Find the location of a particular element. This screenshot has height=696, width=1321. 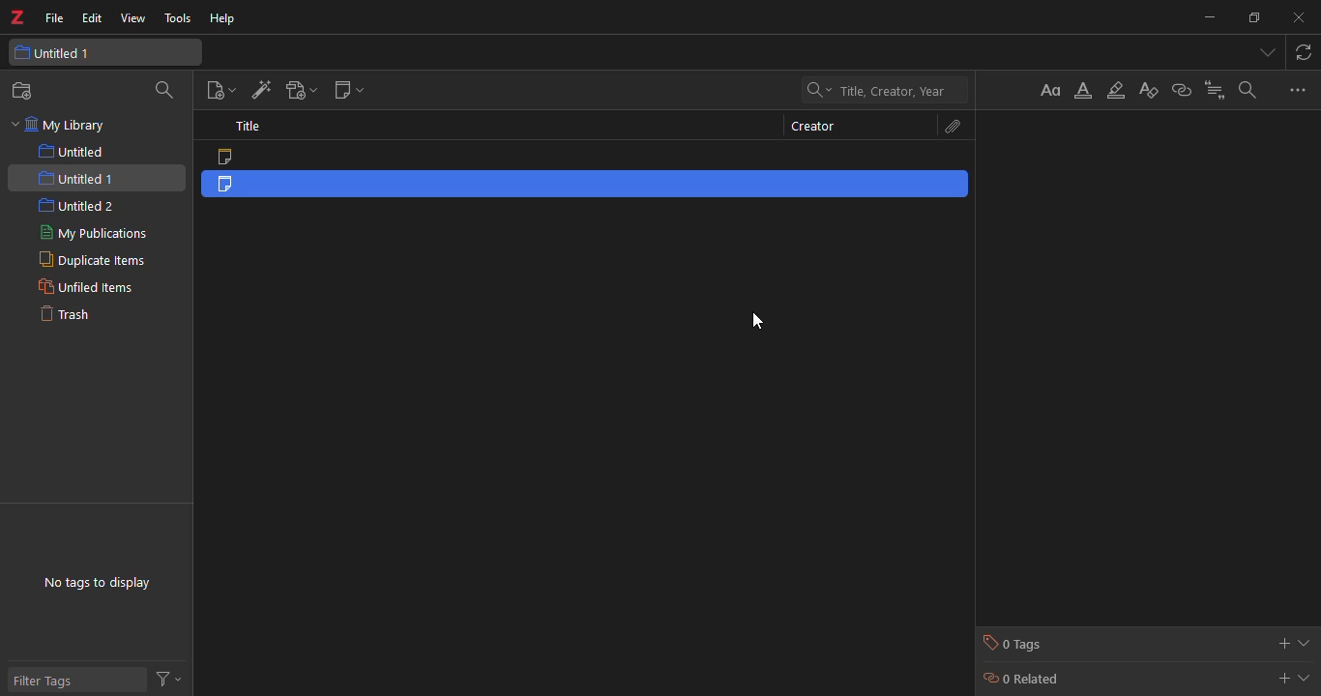

untitled is located at coordinates (76, 152).